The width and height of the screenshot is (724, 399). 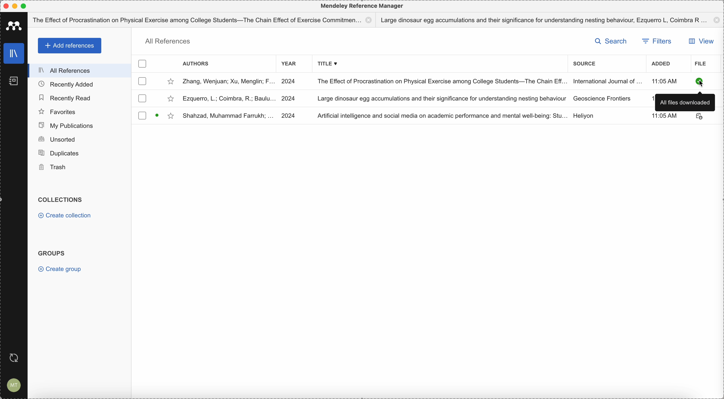 What do you see at coordinates (443, 99) in the screenshot?
I see `Large dinosaur egg accumulations and their significance for understanding nesting behaviour` at bounding box center [443, 99].